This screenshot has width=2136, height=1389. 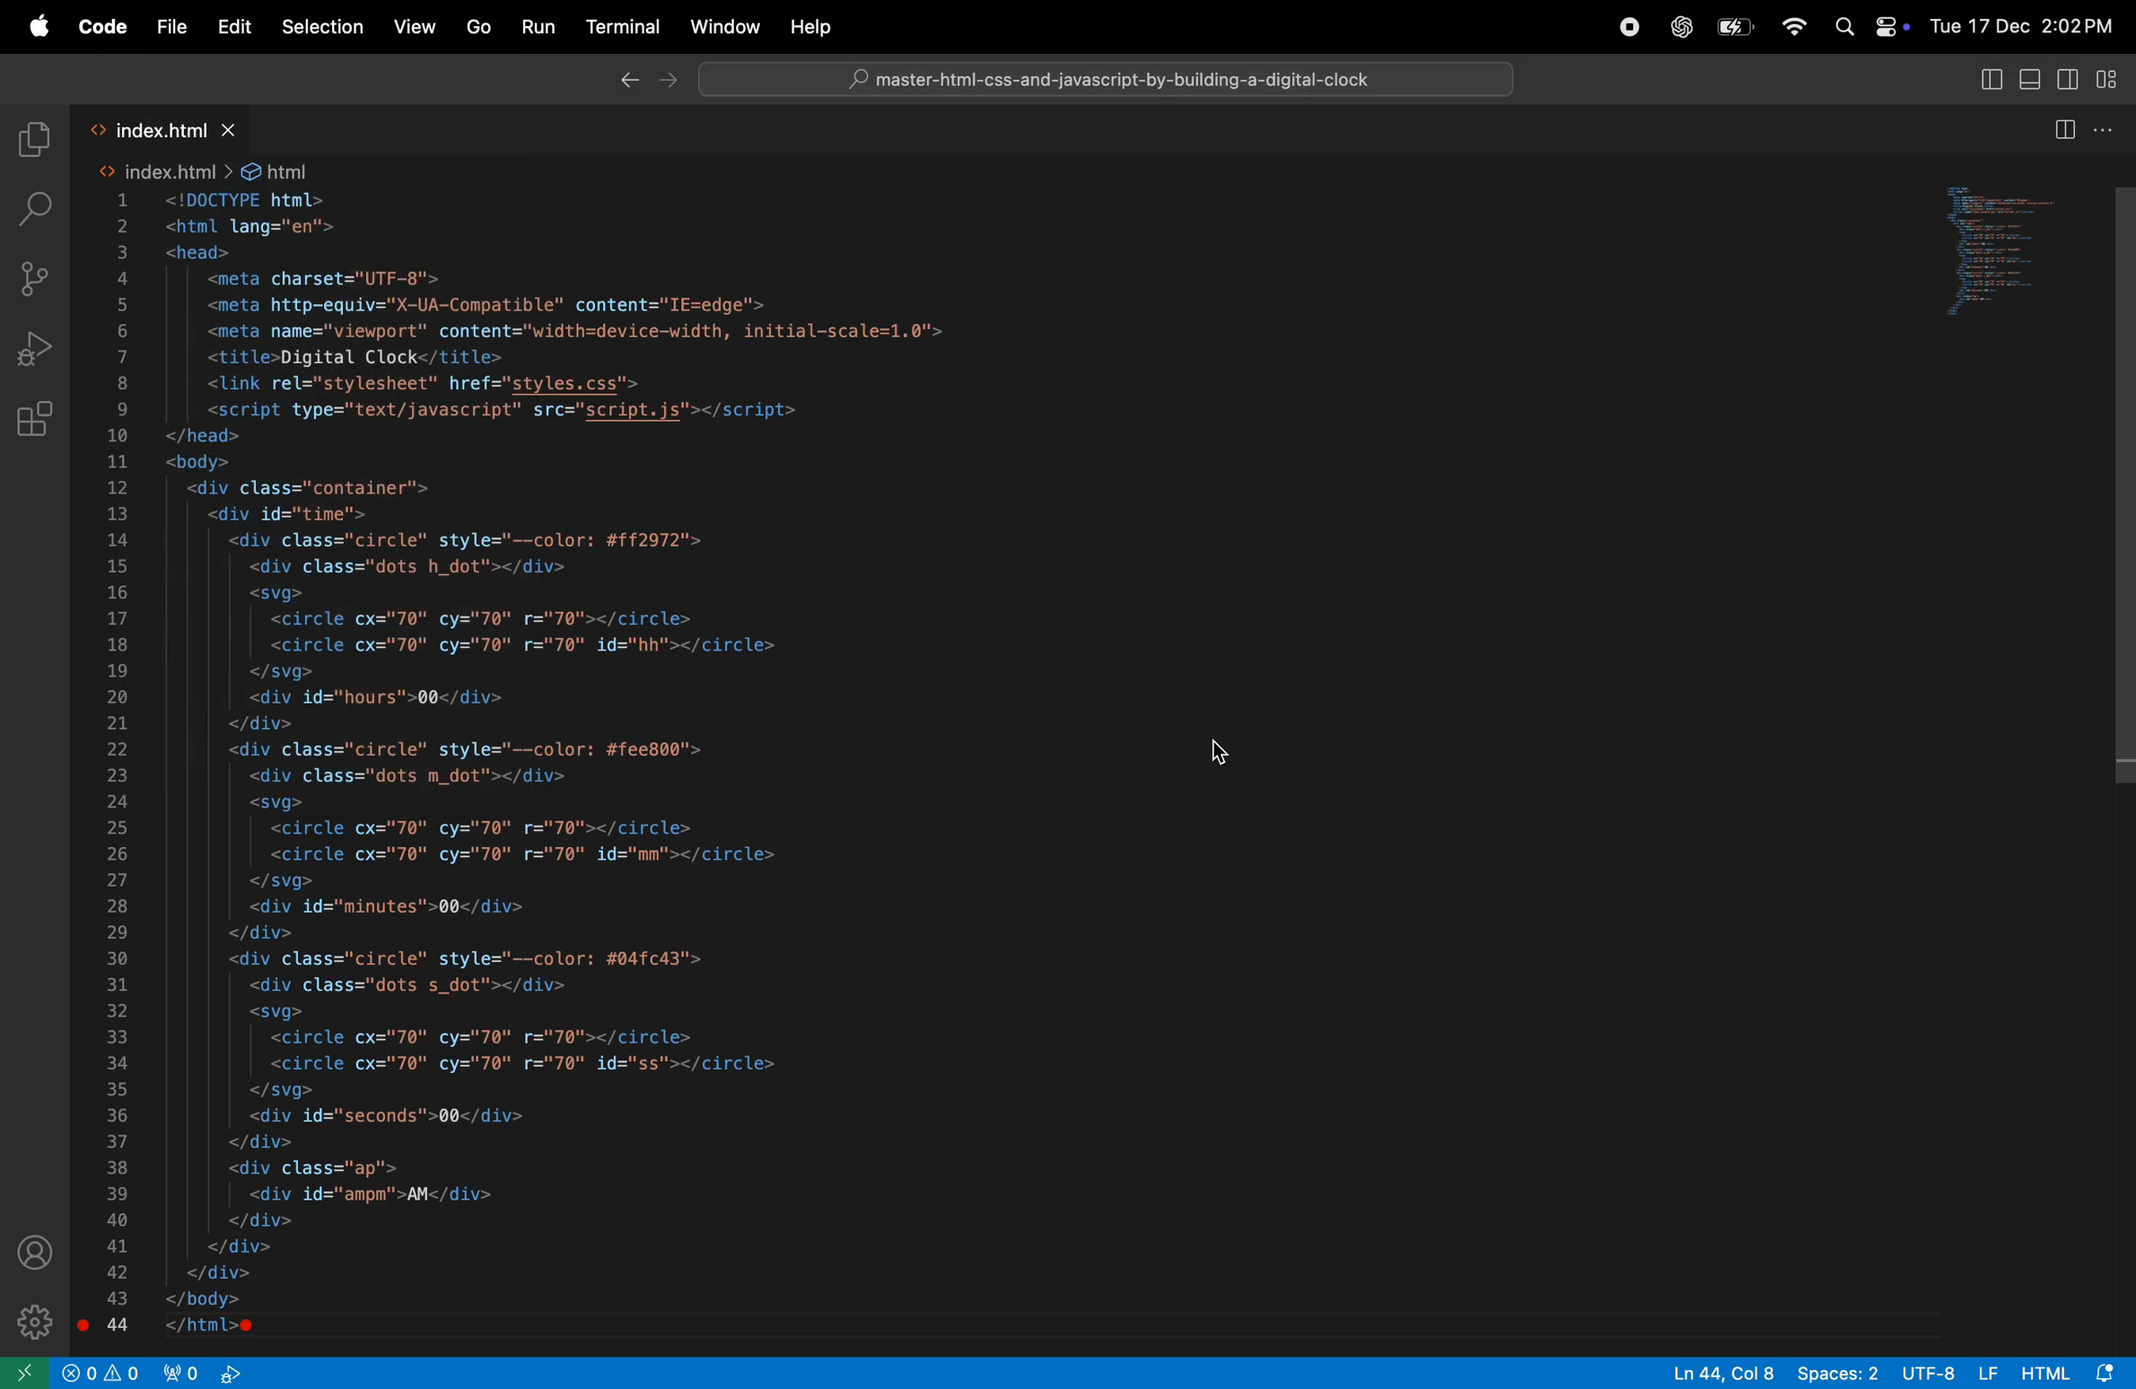 What do you see at coordinates (1097, 81) in the screenshot?
I see `@ index.html — master-htmi-css-and-javascript-by-building-a-digital-clock` at bounding box center [1097, 81].